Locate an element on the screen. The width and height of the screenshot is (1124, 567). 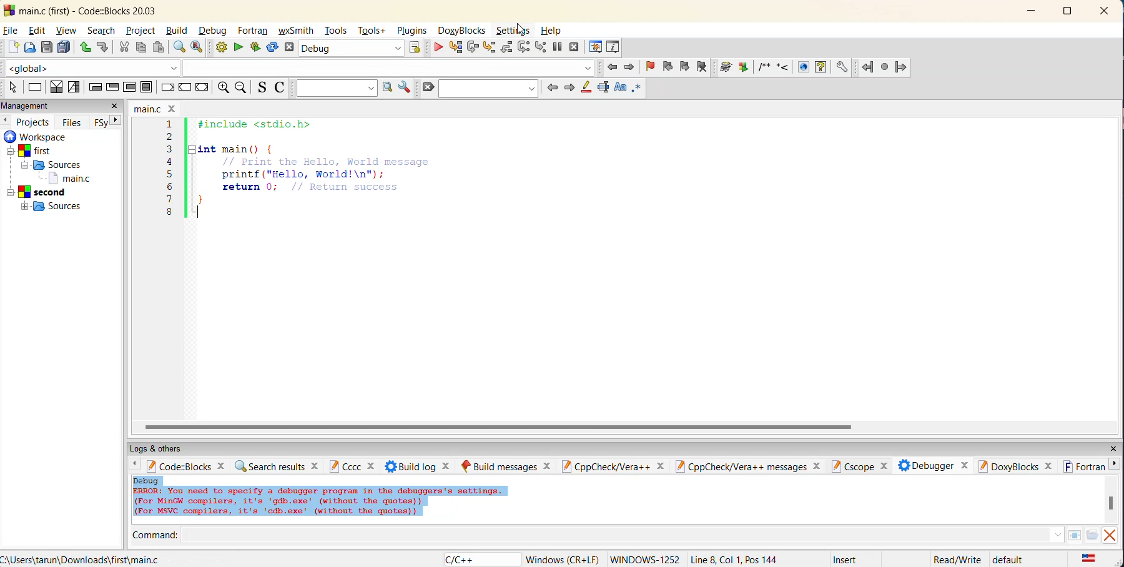
Insert line is located at coordinates (781, 69).